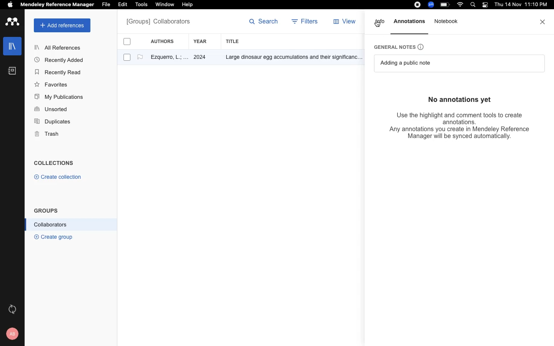 The width and height of the screenshot is (554, 346). I want to click on ‘Window, so click(165, 5).